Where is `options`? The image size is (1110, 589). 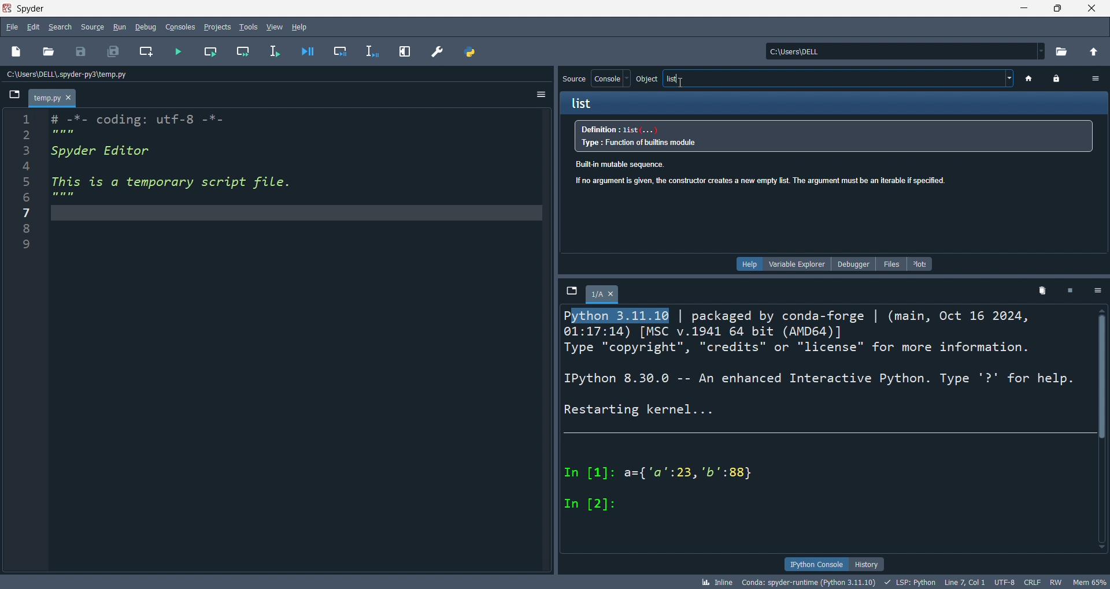
options is located at coordinates (1095, 290).